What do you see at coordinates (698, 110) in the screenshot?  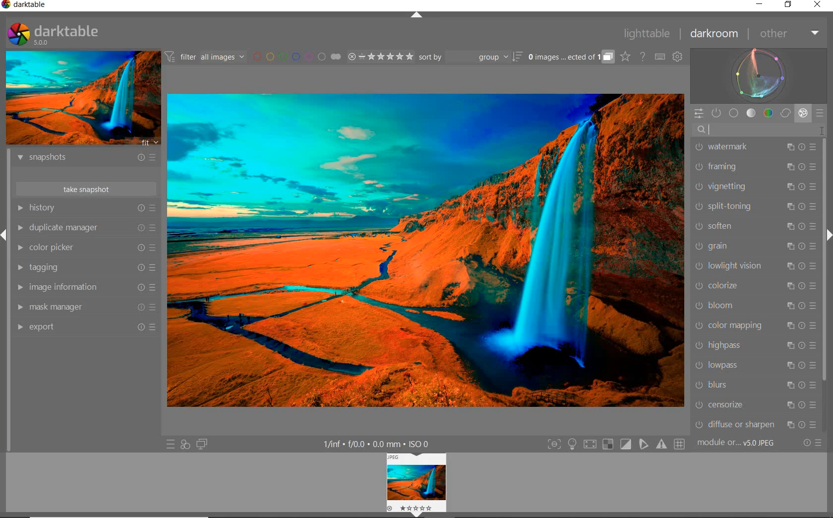 I see `QUICK ACCESS PANEL` at bounding box center [698, 110].